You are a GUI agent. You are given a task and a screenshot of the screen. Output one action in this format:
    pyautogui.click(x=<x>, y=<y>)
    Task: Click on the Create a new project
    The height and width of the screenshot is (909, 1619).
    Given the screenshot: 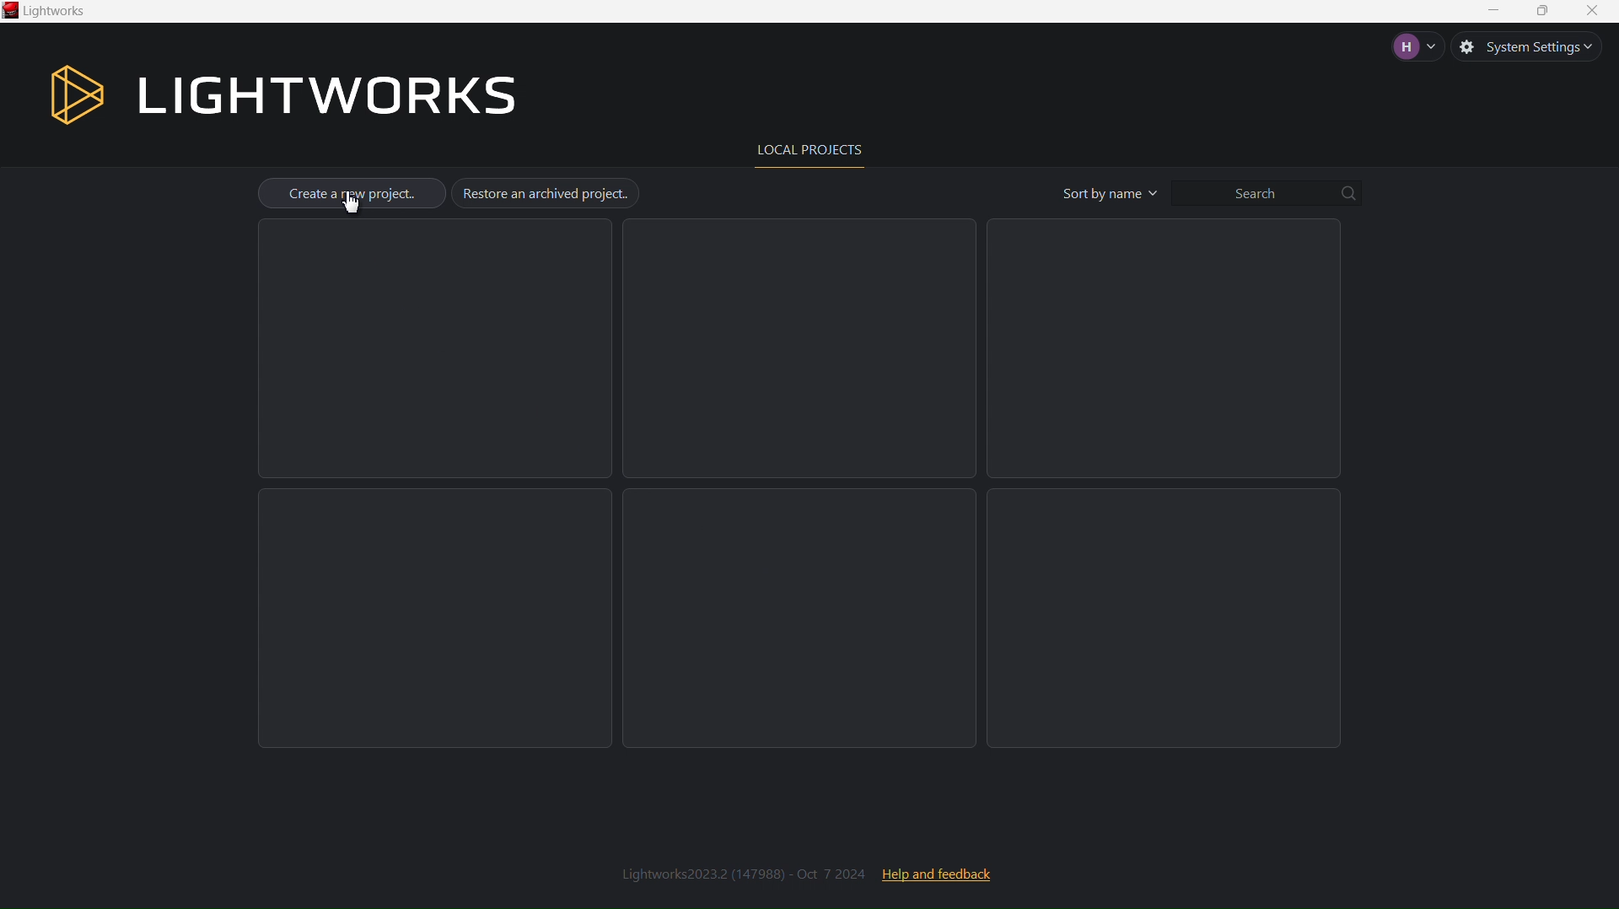 What is the action you would take?
    pyautogui.click(x=352, y=193)
    